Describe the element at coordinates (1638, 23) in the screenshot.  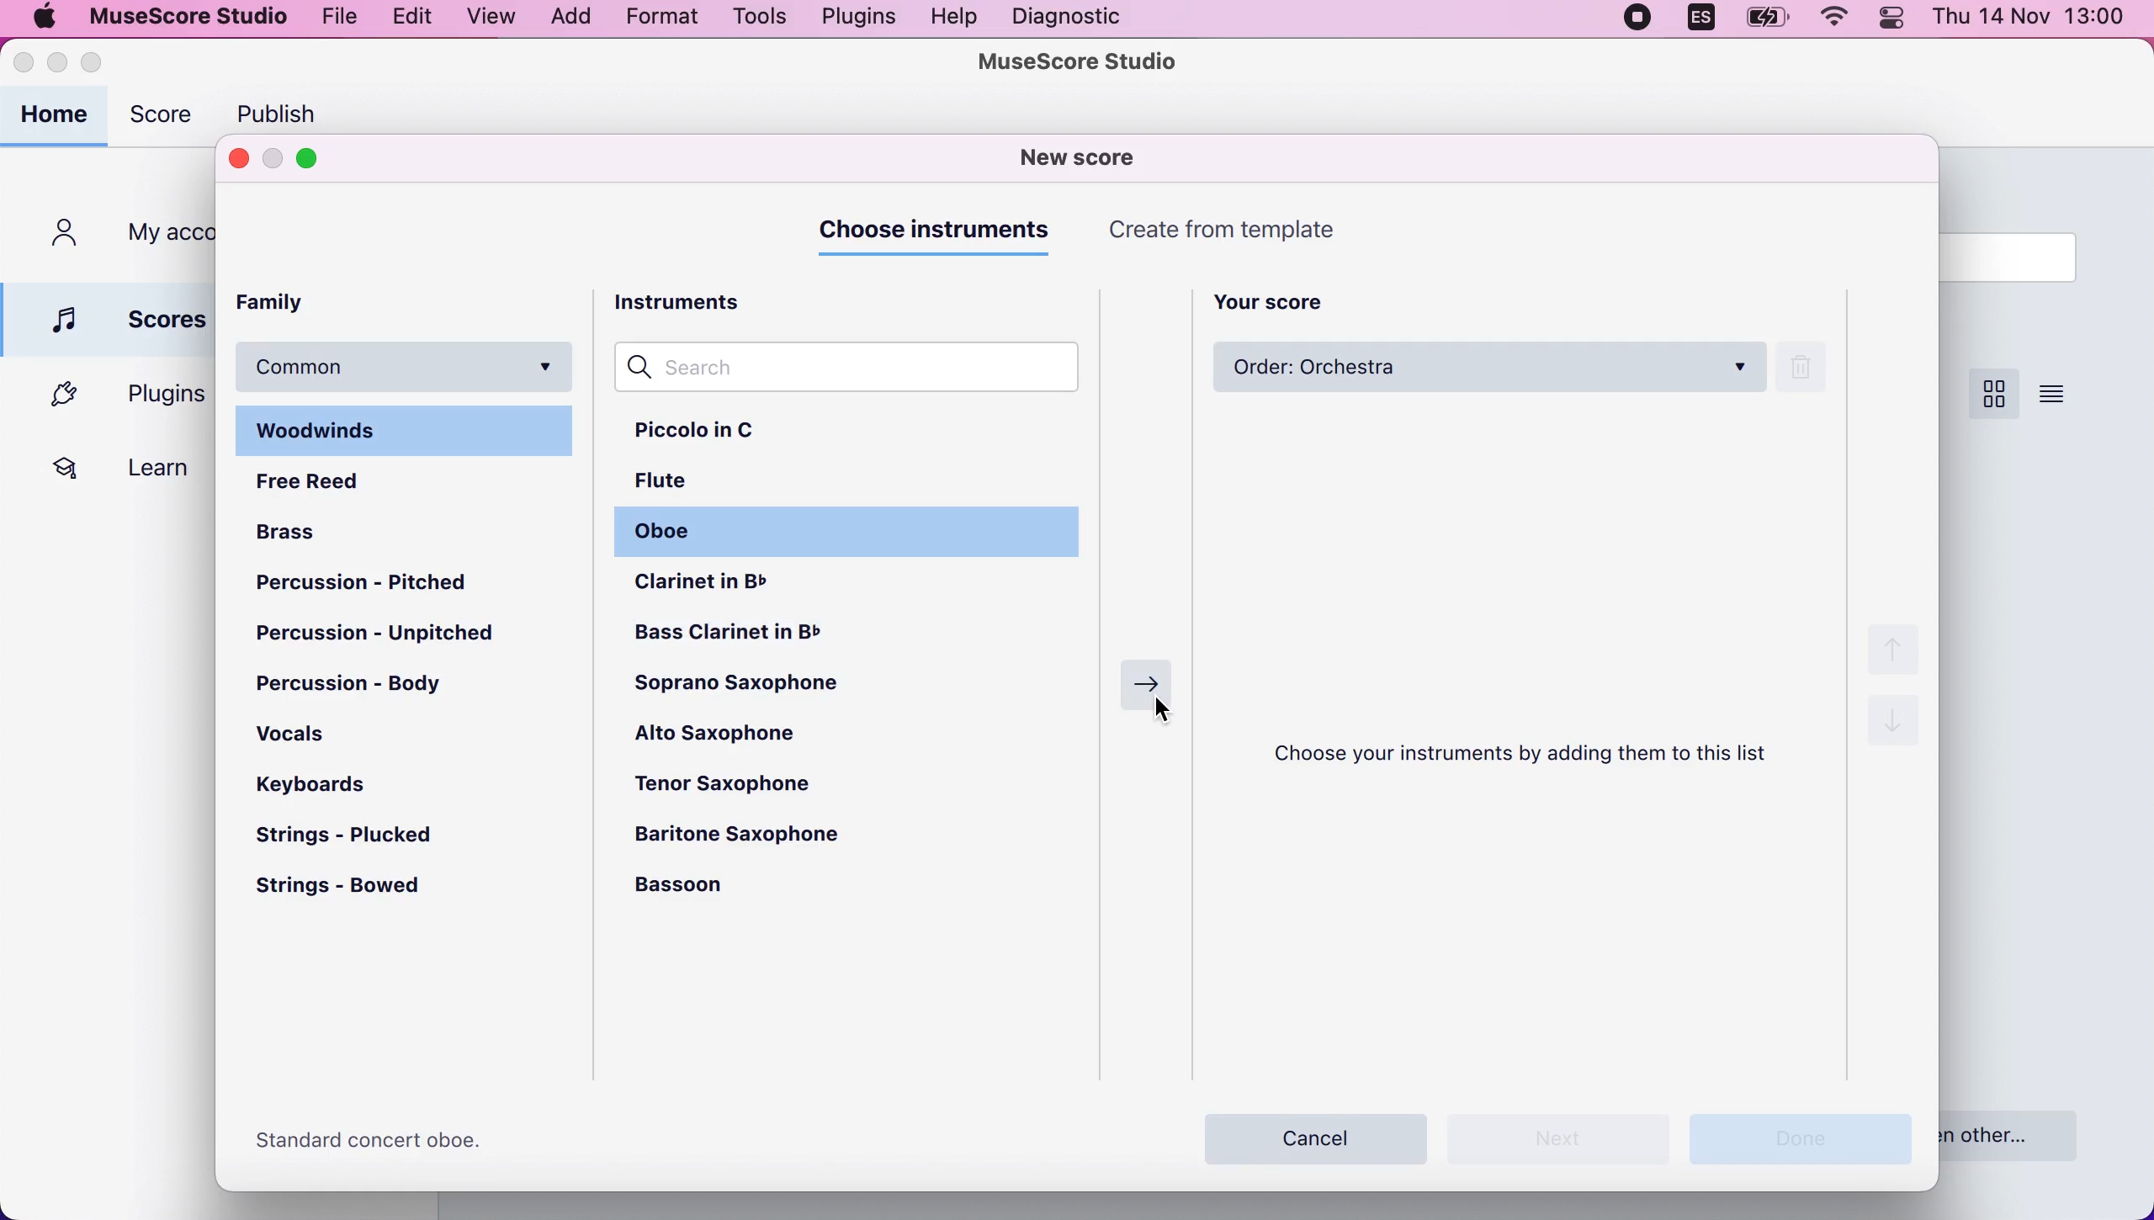
I see `recording stopped` at that location.